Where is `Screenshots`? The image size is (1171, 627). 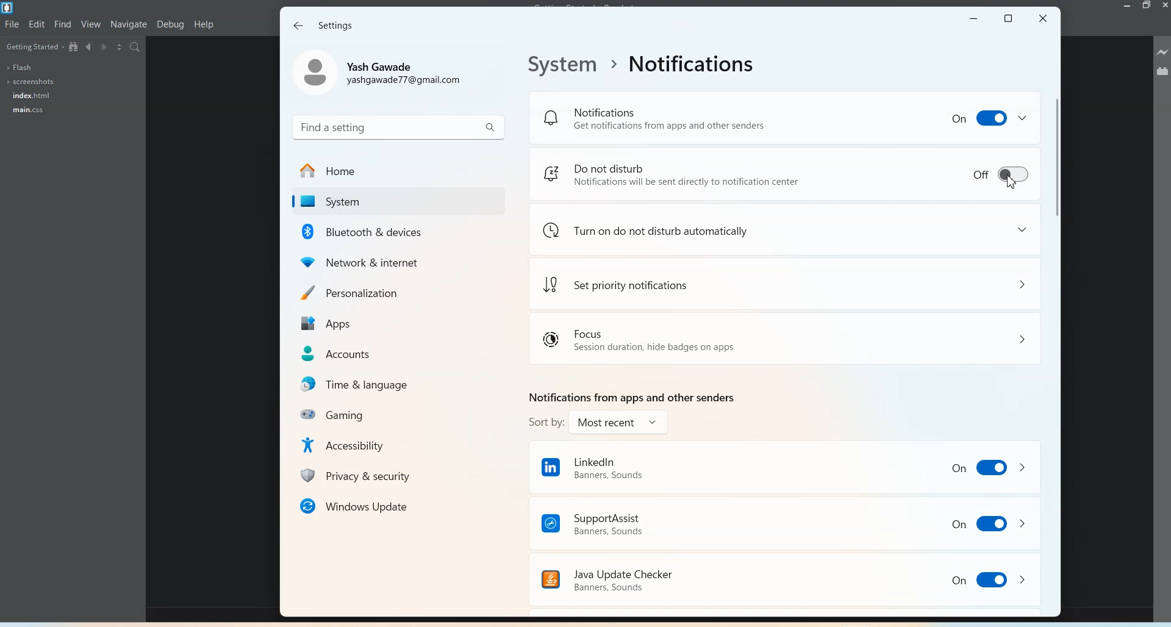 Screenshots is located at coordinates (32, 82).